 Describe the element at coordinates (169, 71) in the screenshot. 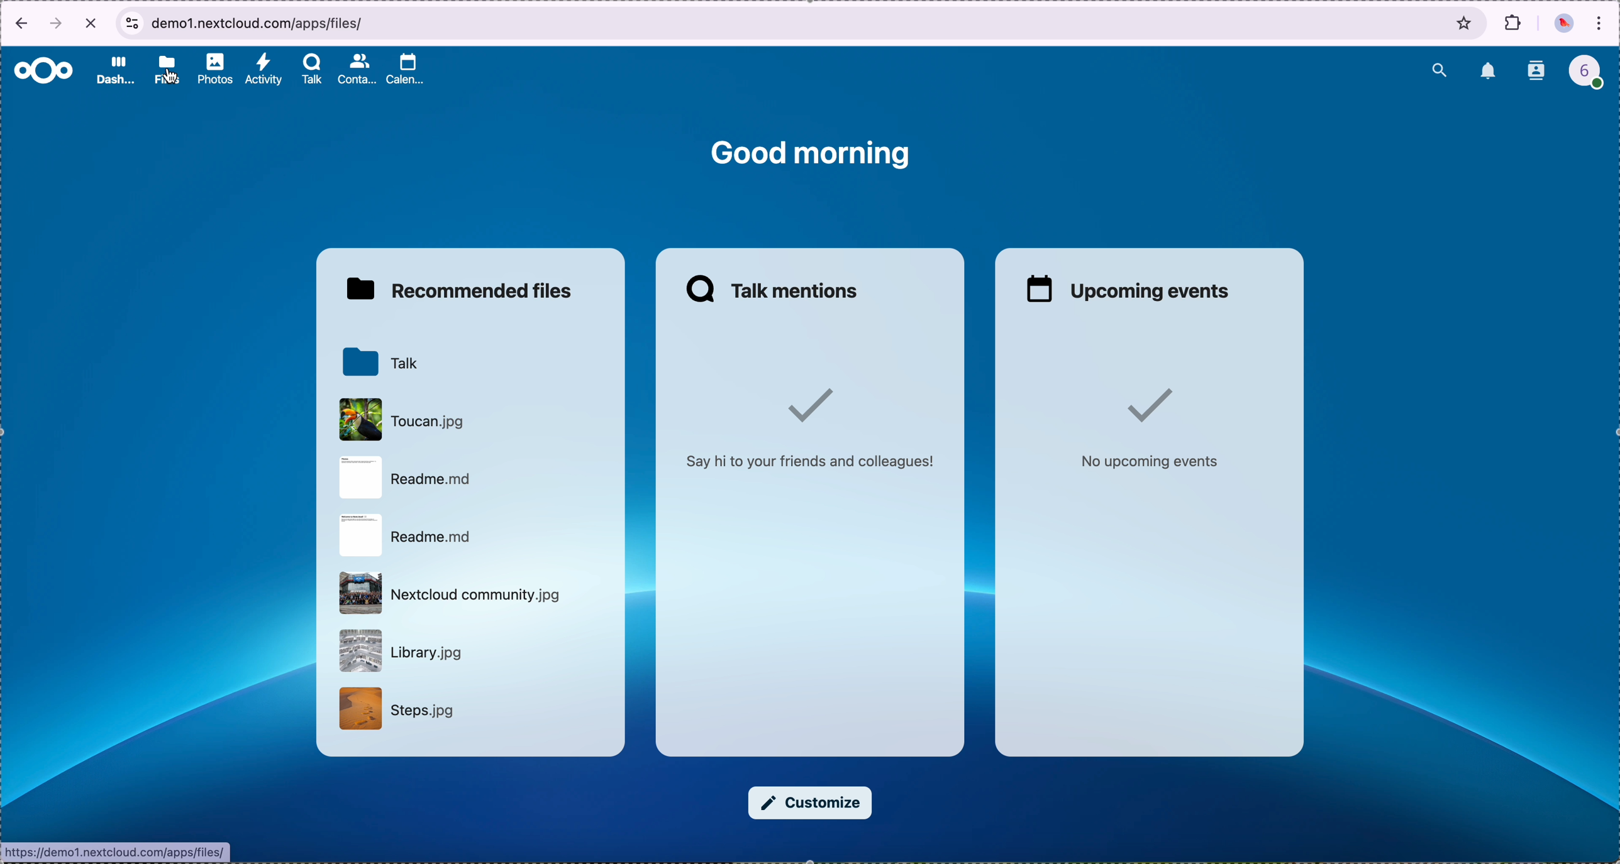

I see `click on files button` at that location.